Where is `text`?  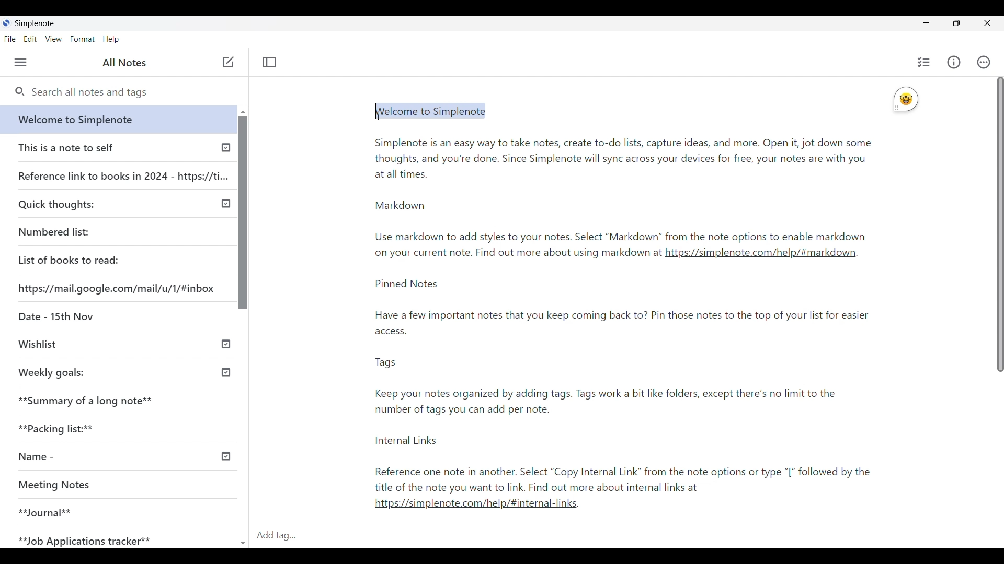
text is located at coordinates (516, 254).